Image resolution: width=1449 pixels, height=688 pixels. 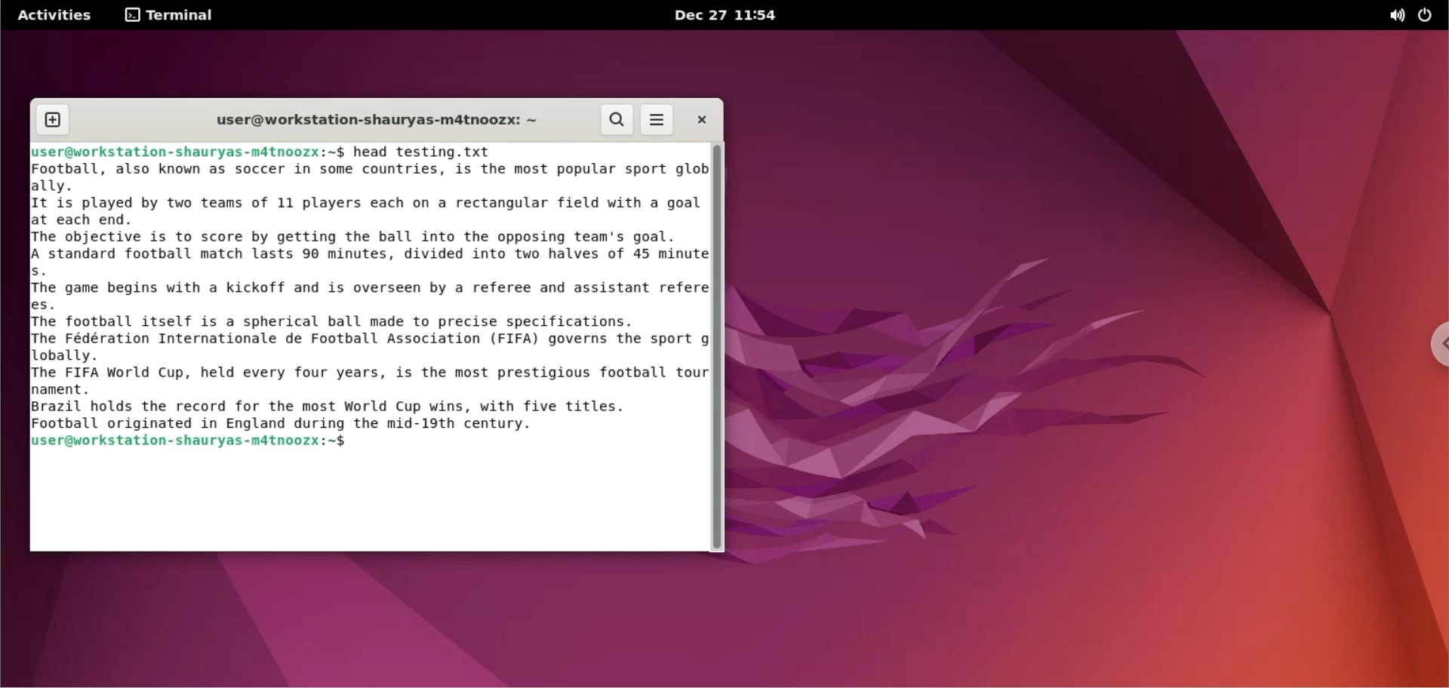 I want to click on shell prompt: user@workstation-shauryas-m4tnoozx:~$ , so click(x=185, y=152).